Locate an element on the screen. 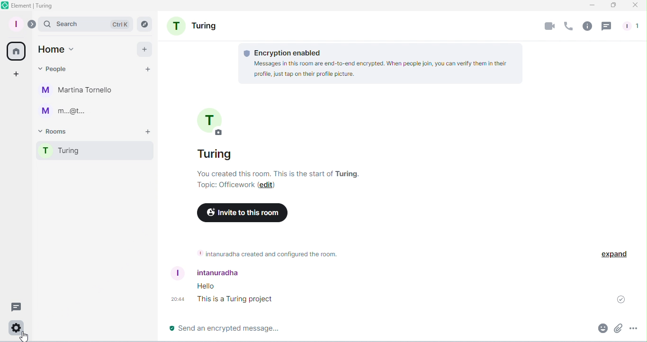 This screenshot has height=342, width=647. Add is located at coordinates (145, 49).